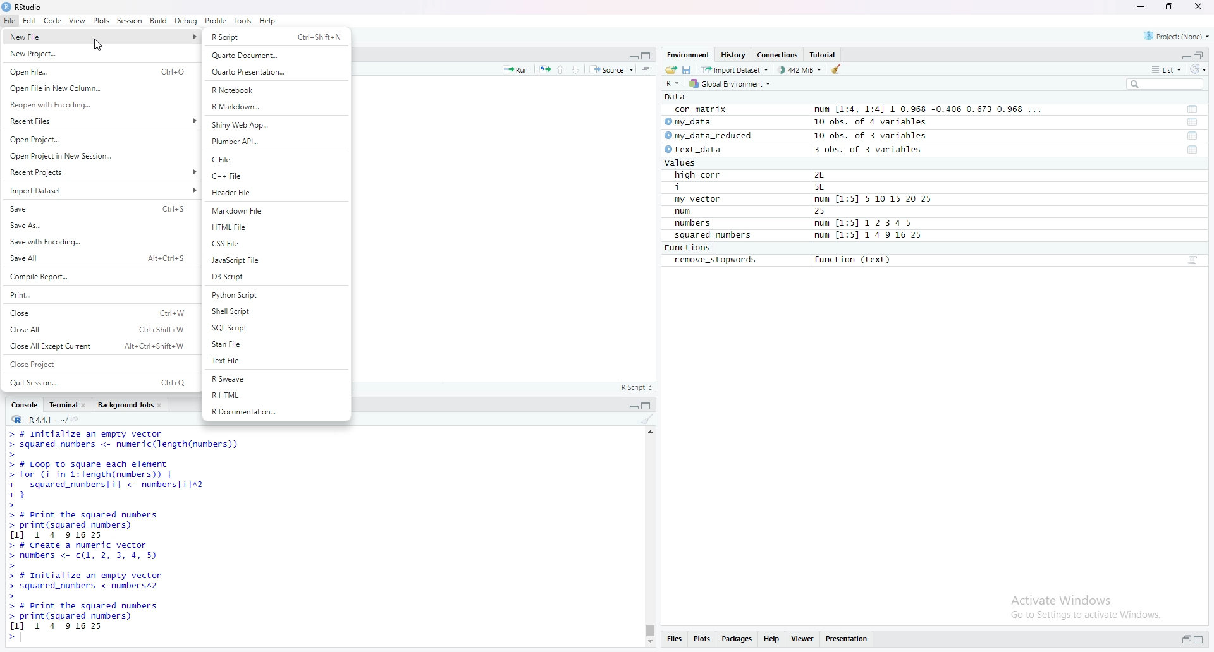 Image resolution: width=1214 pixels, height=652 pixels. I want to click on Background job, so click(125, 406).